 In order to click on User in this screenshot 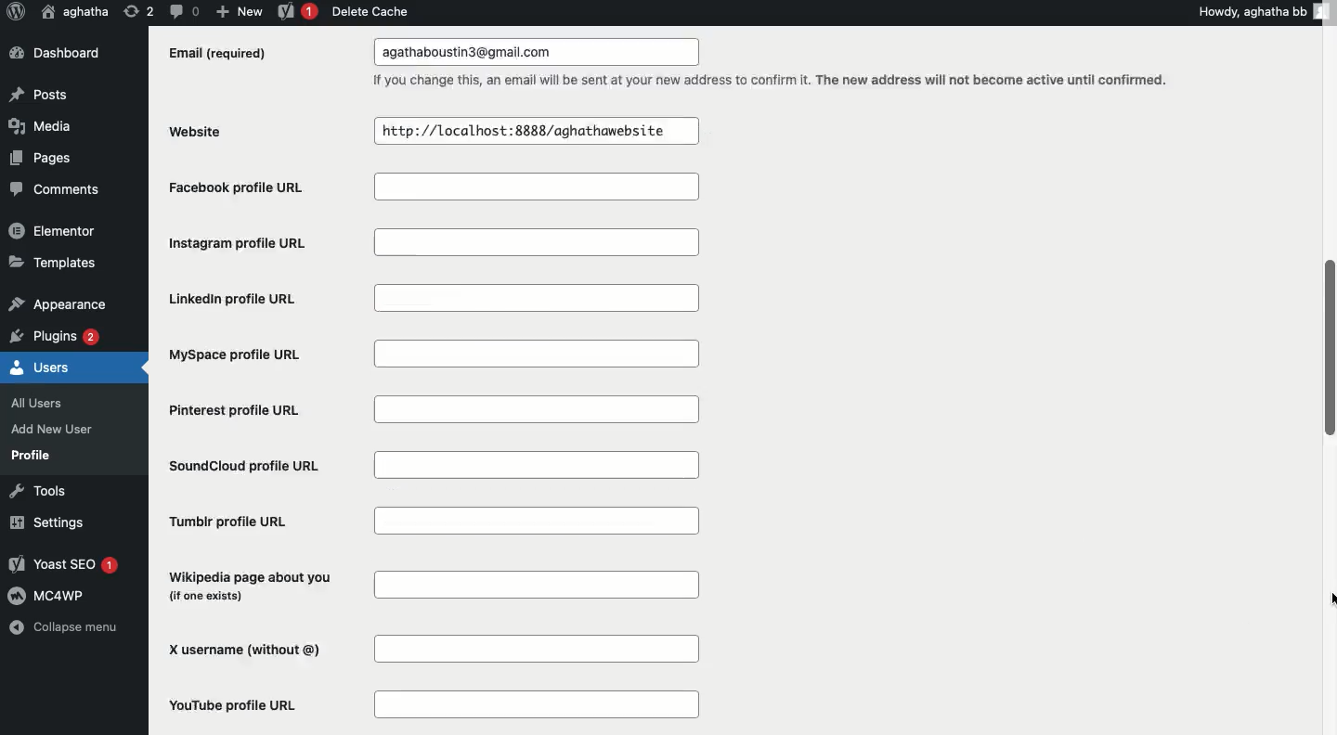, I will do `click(76, 11)`.